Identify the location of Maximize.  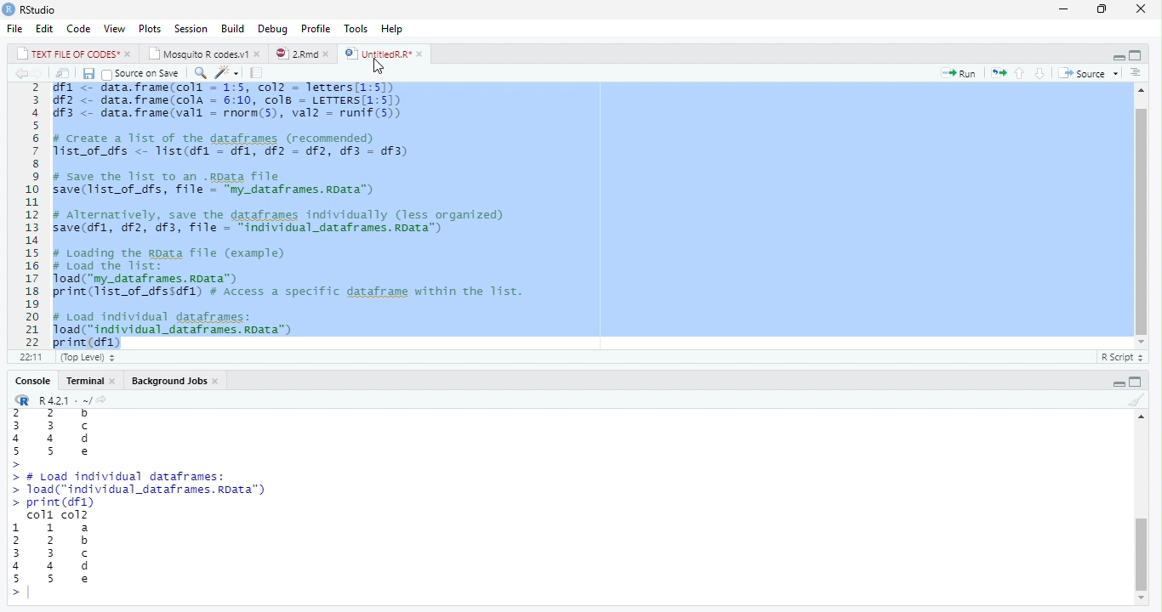
(1104, 8).